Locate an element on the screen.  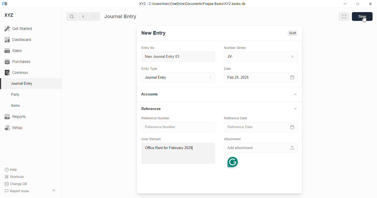
XYZ - C:\Users\hsbc\OneDrive\Documents\Frappe Books\XYZ books.db is located at coordinates (192, 4).